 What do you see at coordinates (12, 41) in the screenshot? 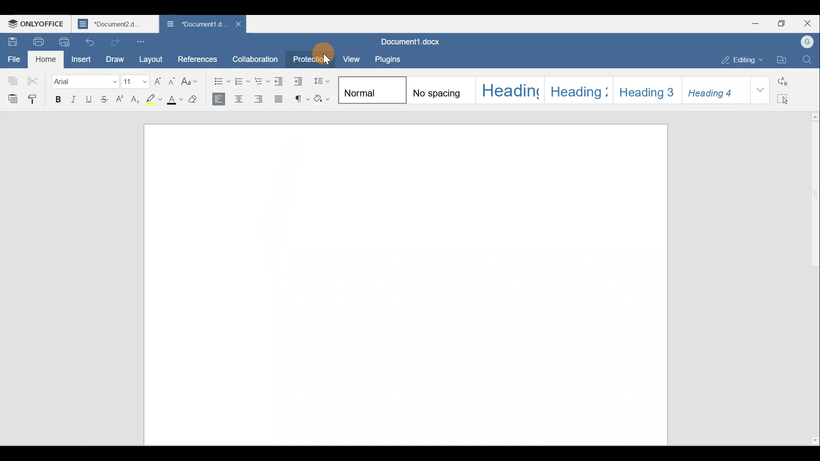
I see `Save` at bounding box center [12, 41].